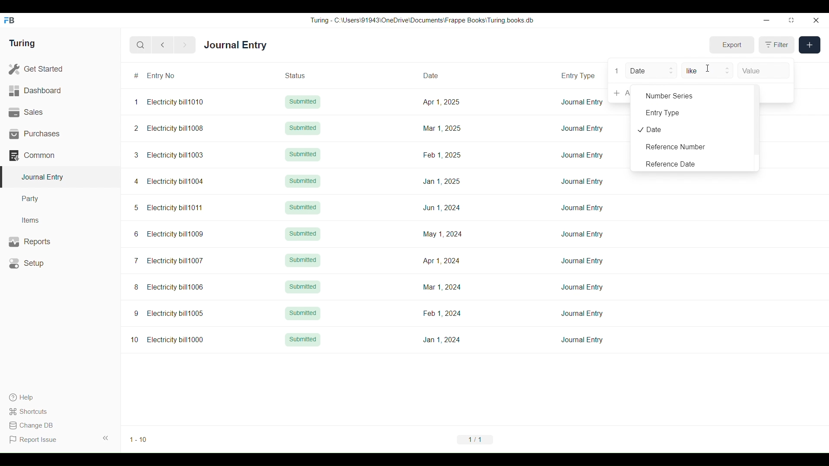 This screenshot has height=466, width=829. Describe the element at coordinates (235, 44) in the screenshot. I see `Journal Entry` at that location.